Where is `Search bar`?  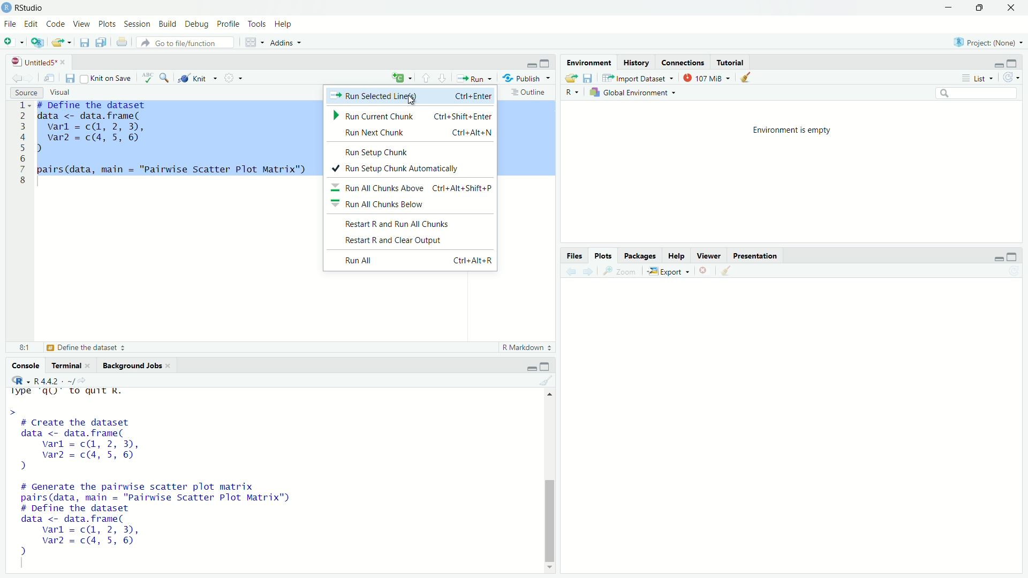 Search bar is located at coordinates (977, 94).